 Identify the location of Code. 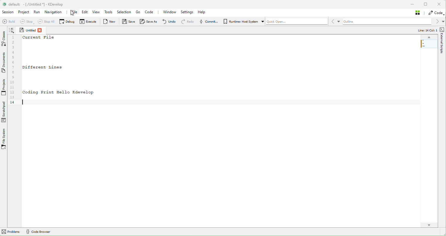
(150, 12).